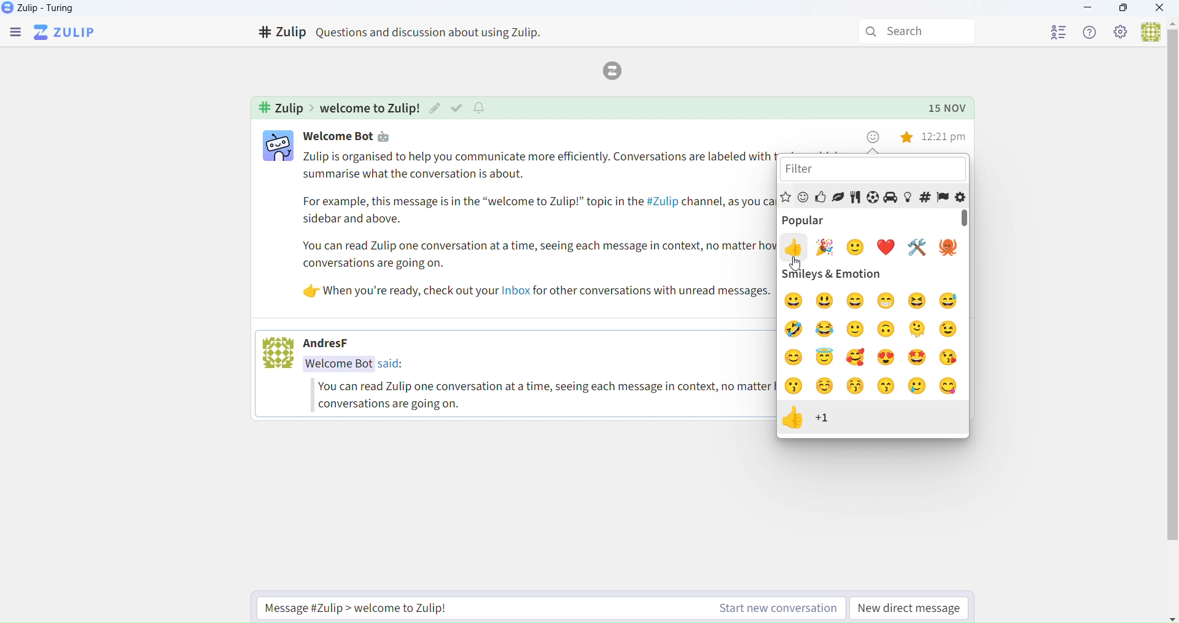 The image size is (1179, 623). What do you see at coordinates (1091, 31) in the screenshot?
I see `Help` at bounding box center [1091, 31].